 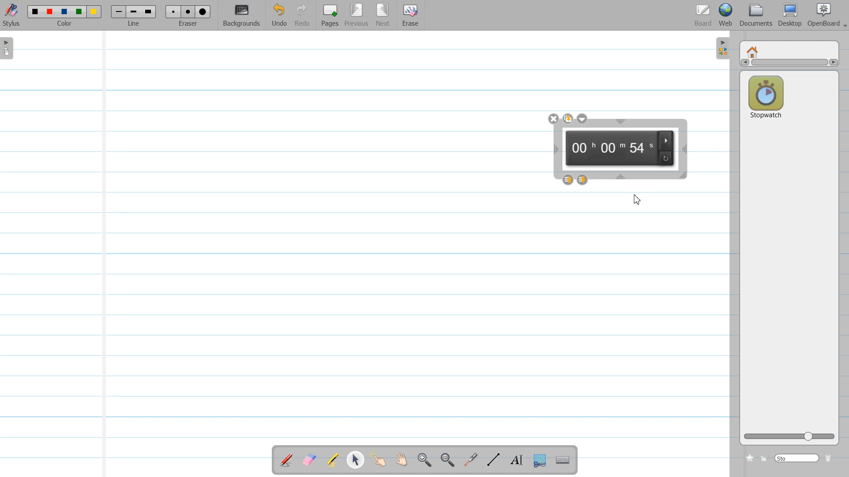 What do you see at coordinates (410, 15) in the screenshot?
I see `Erase` at bounding box center [410, 15].